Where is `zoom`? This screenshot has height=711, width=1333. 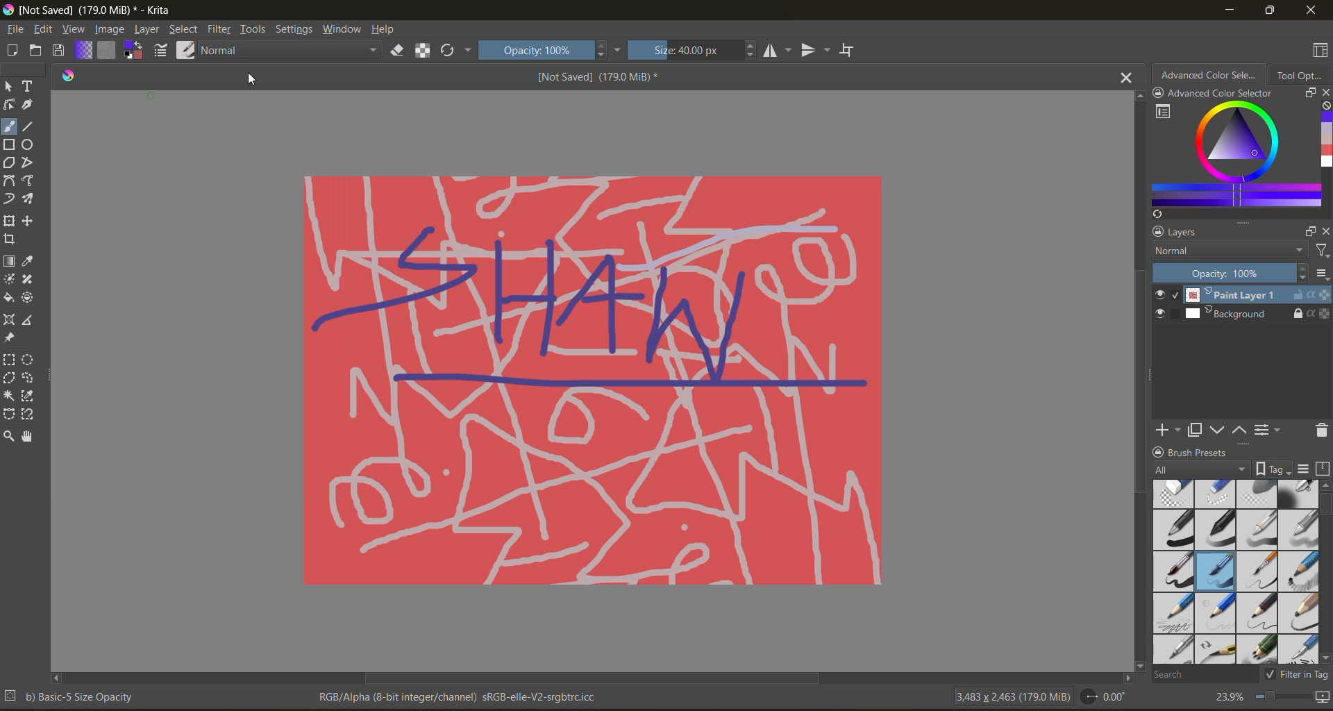
zoom is located at coordinates (1282, 699).